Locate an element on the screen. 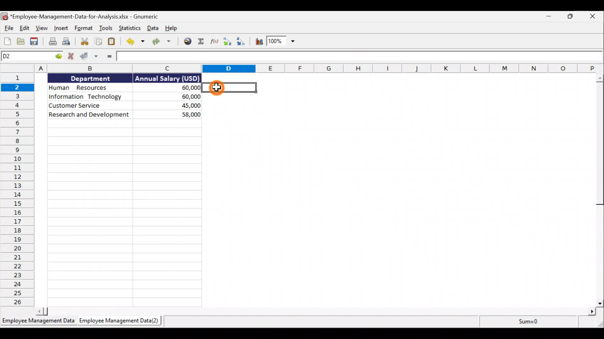 This screenshot has height=339, width=604. Accept change is located at coordinates (91, 56).